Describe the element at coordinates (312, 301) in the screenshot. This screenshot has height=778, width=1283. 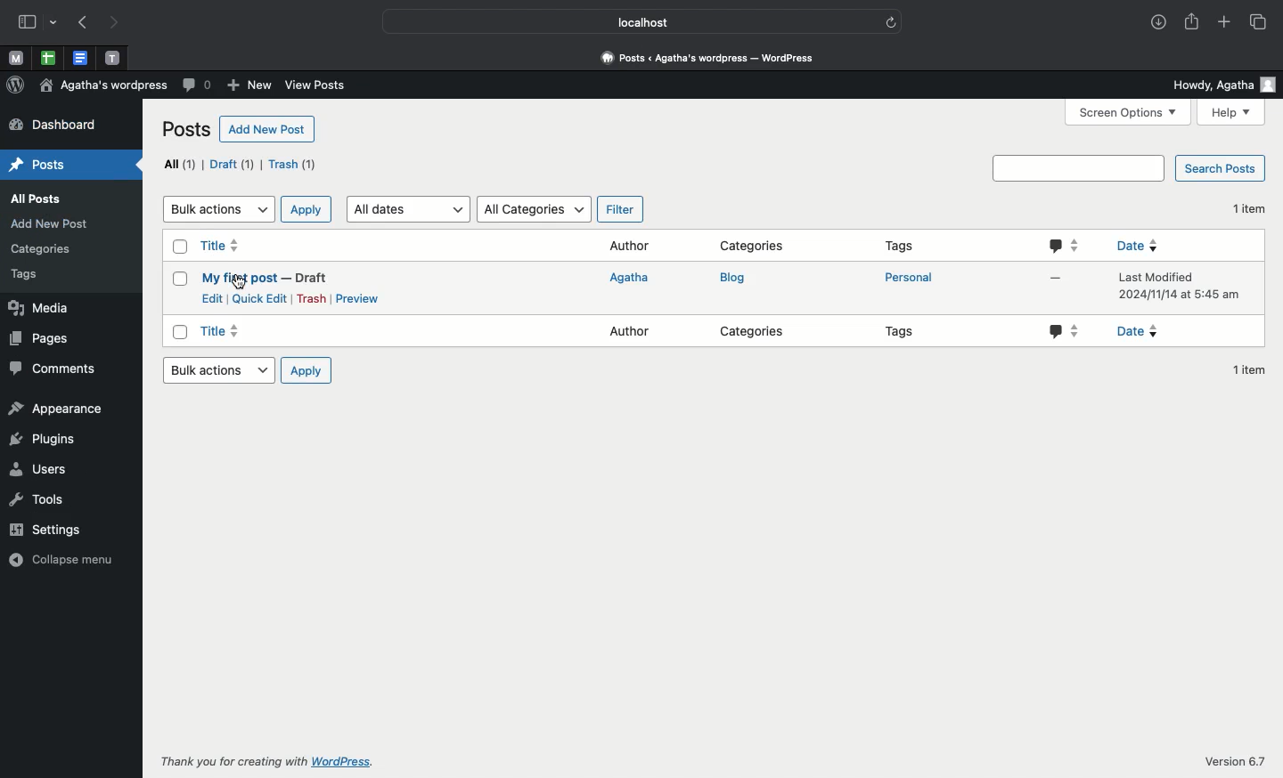
I see `Trash` at that location.